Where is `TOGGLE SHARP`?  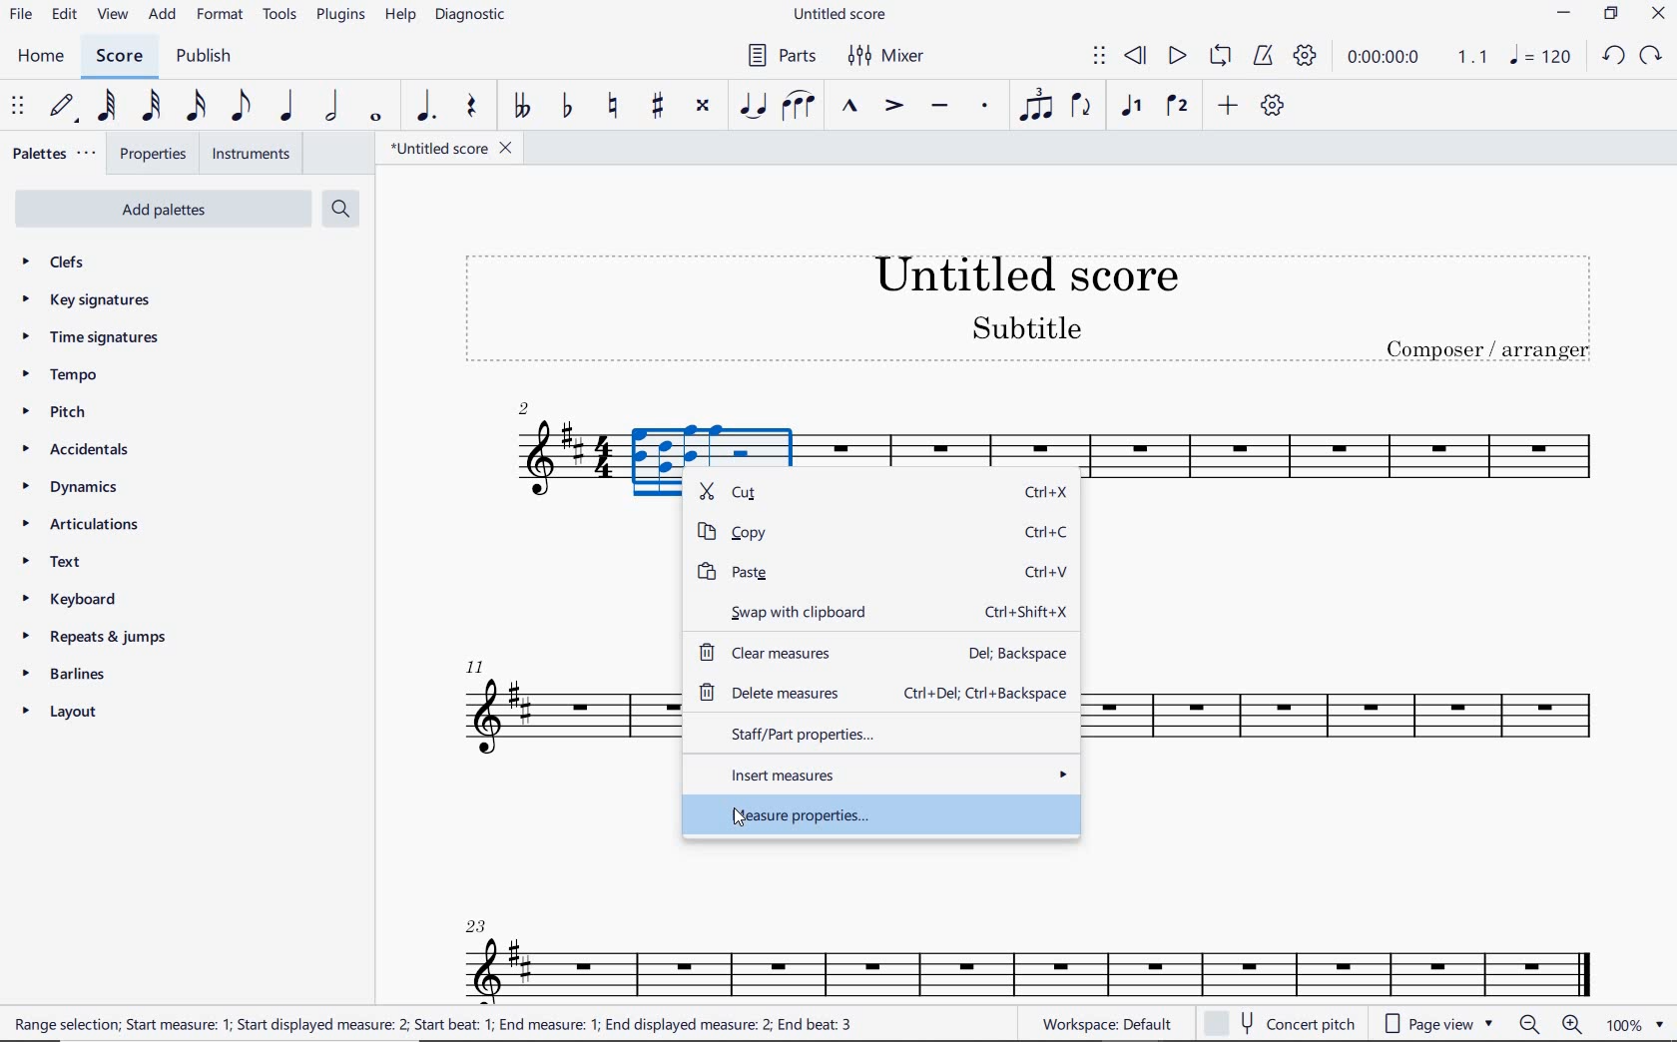
TOGGLE SHARP is located at coordinates (659, 106).